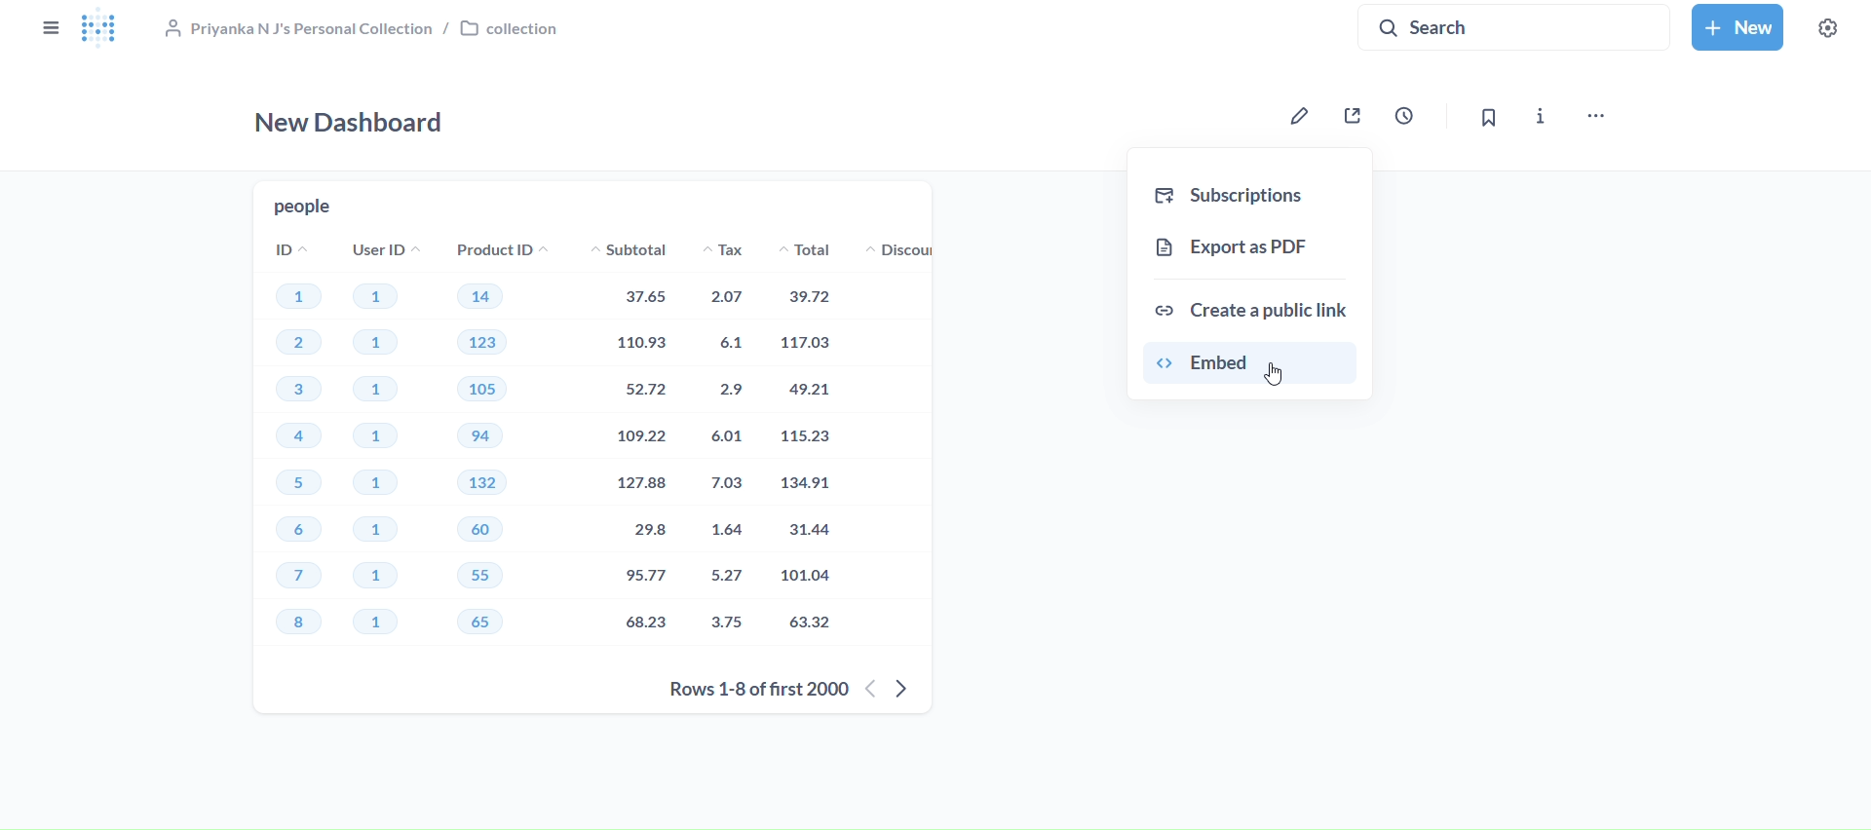 Image resolution: width=1871 pixels, height=830 pixels. I want to click on ID's, so click(293, 444).